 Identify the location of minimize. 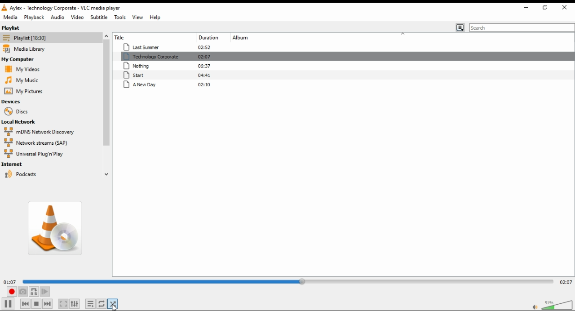
(545, 8).